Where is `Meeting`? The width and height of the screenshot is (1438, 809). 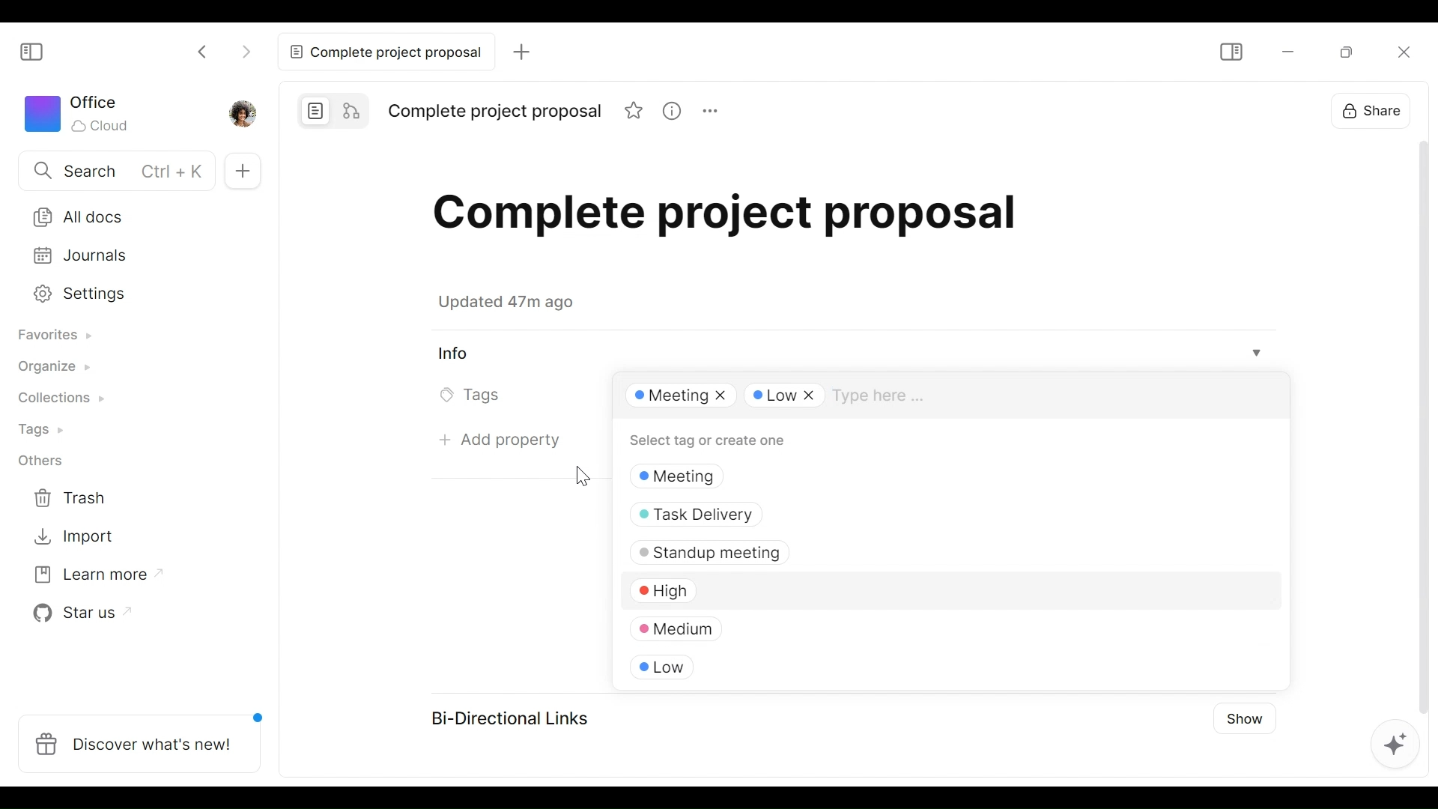
Meeting is located at coordinates (677, 397).